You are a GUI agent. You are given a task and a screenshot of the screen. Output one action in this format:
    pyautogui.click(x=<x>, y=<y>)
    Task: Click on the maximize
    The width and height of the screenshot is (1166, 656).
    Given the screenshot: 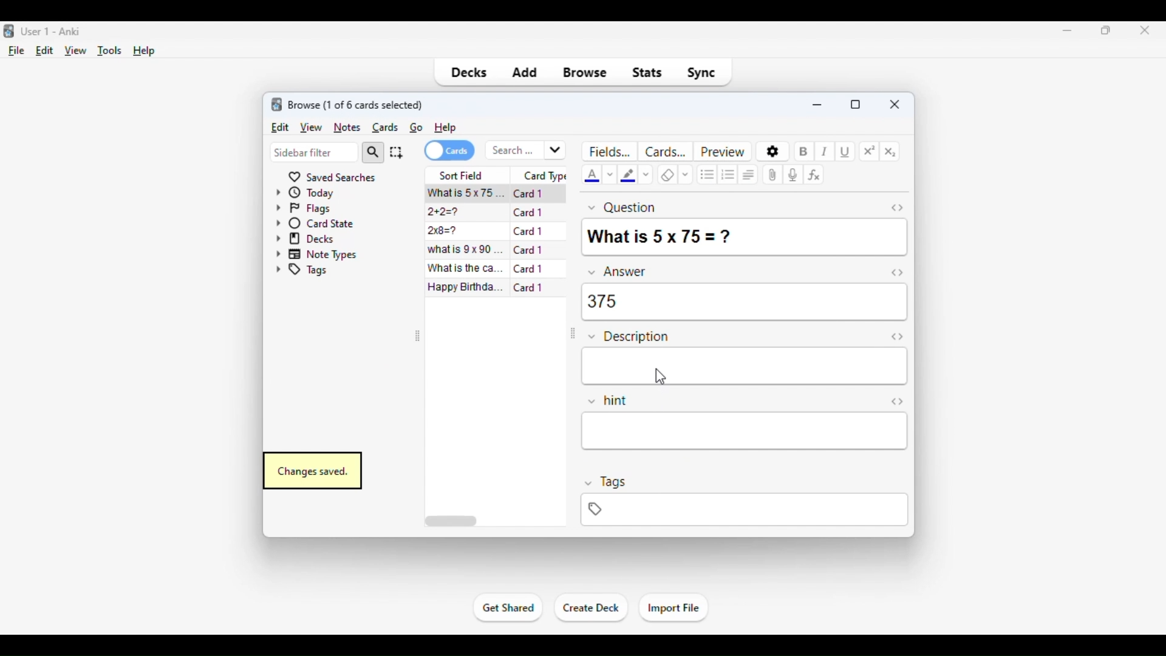 What is the action you would take?
    pyautogui.click(x=856, y=104)
    